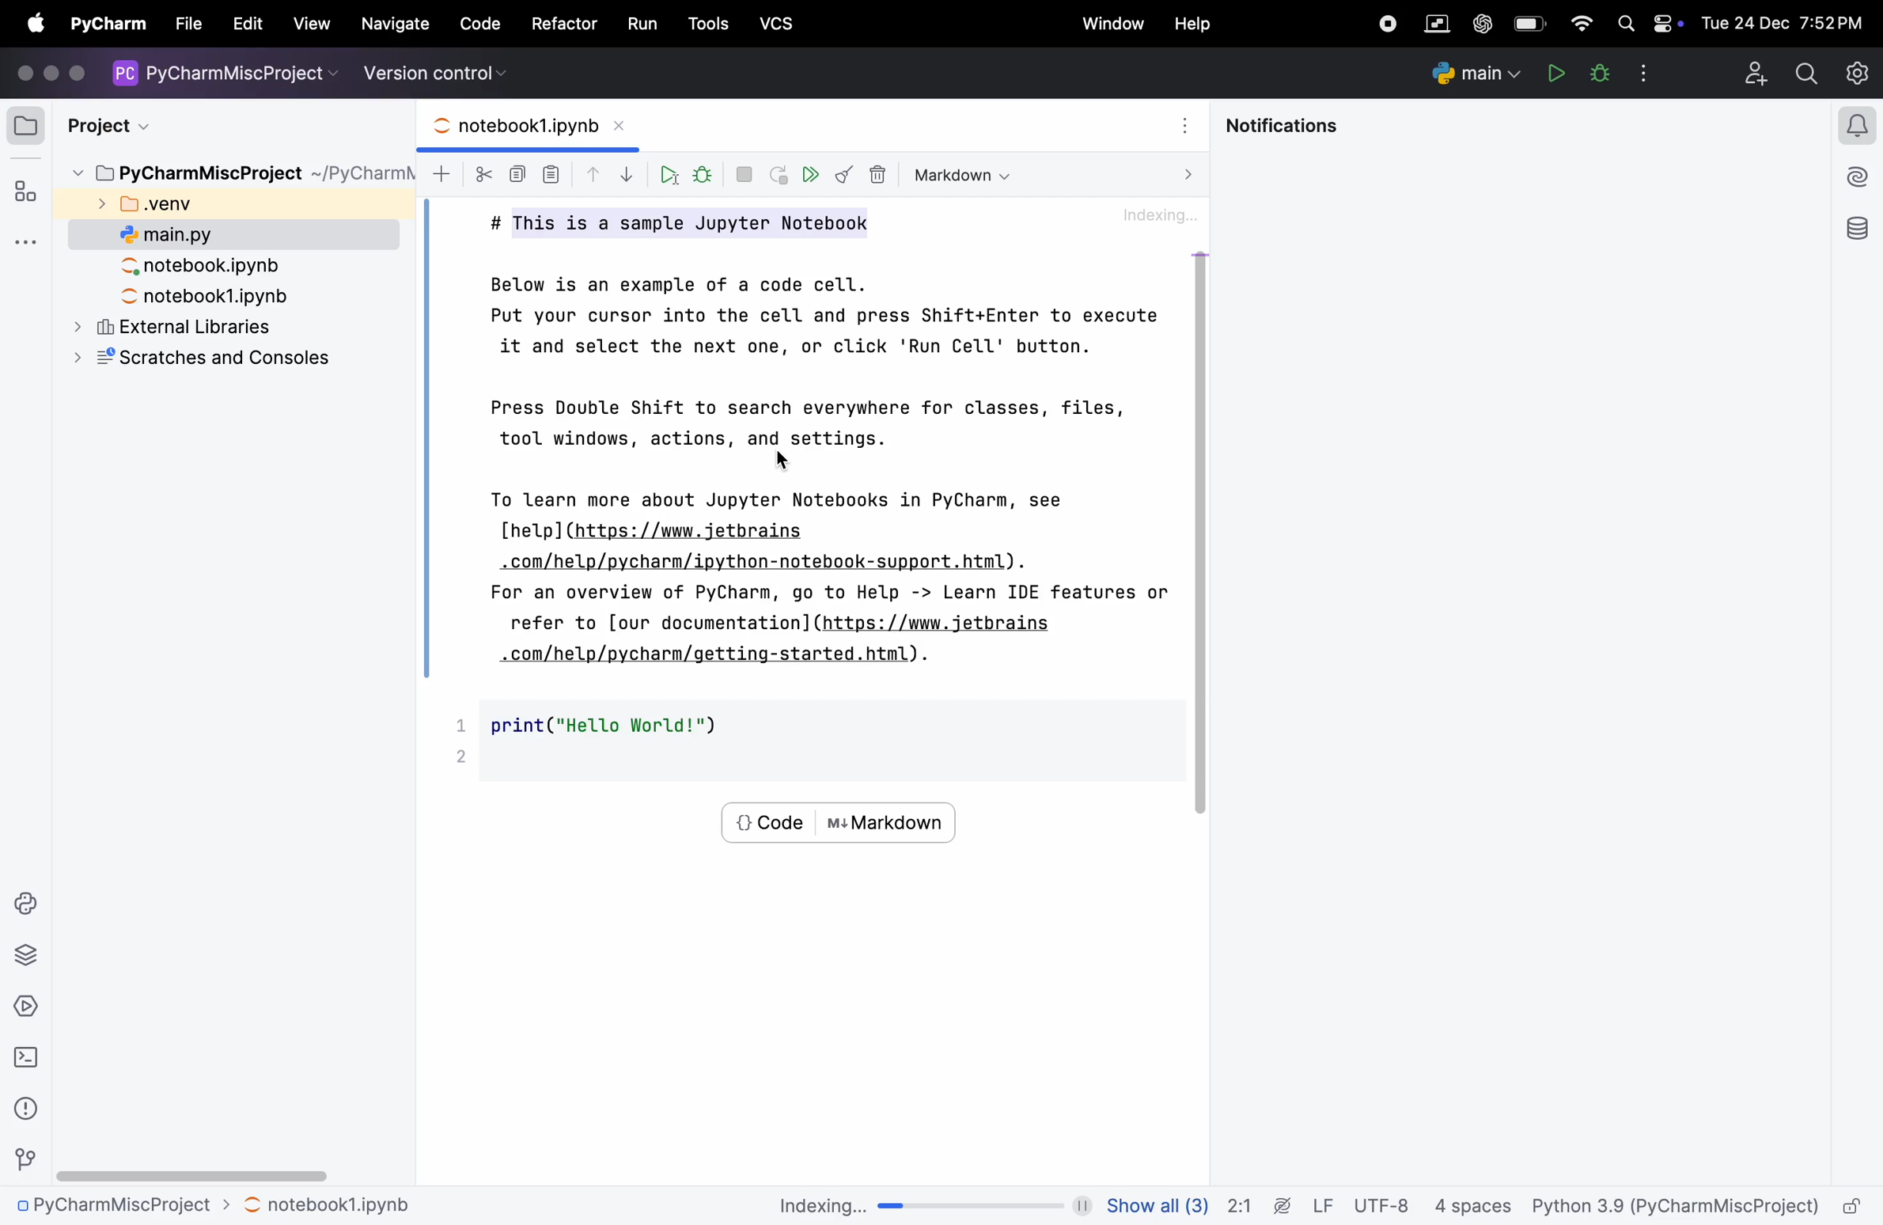 The width and height of the screenshot is (1883, 1225). I want to click on notifications, so click(1856, 123).